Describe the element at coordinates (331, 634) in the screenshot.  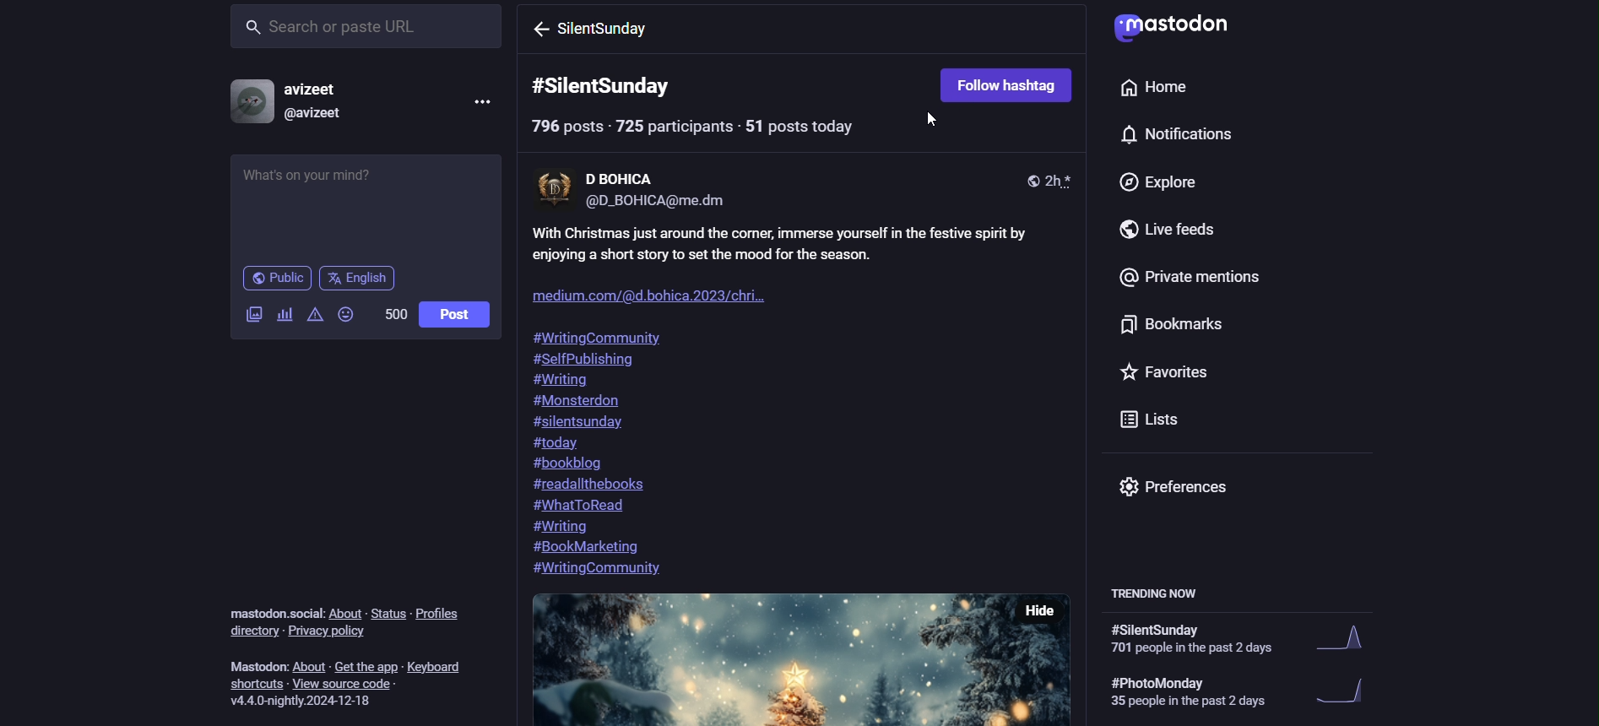
I see `privacy policy` at that location.